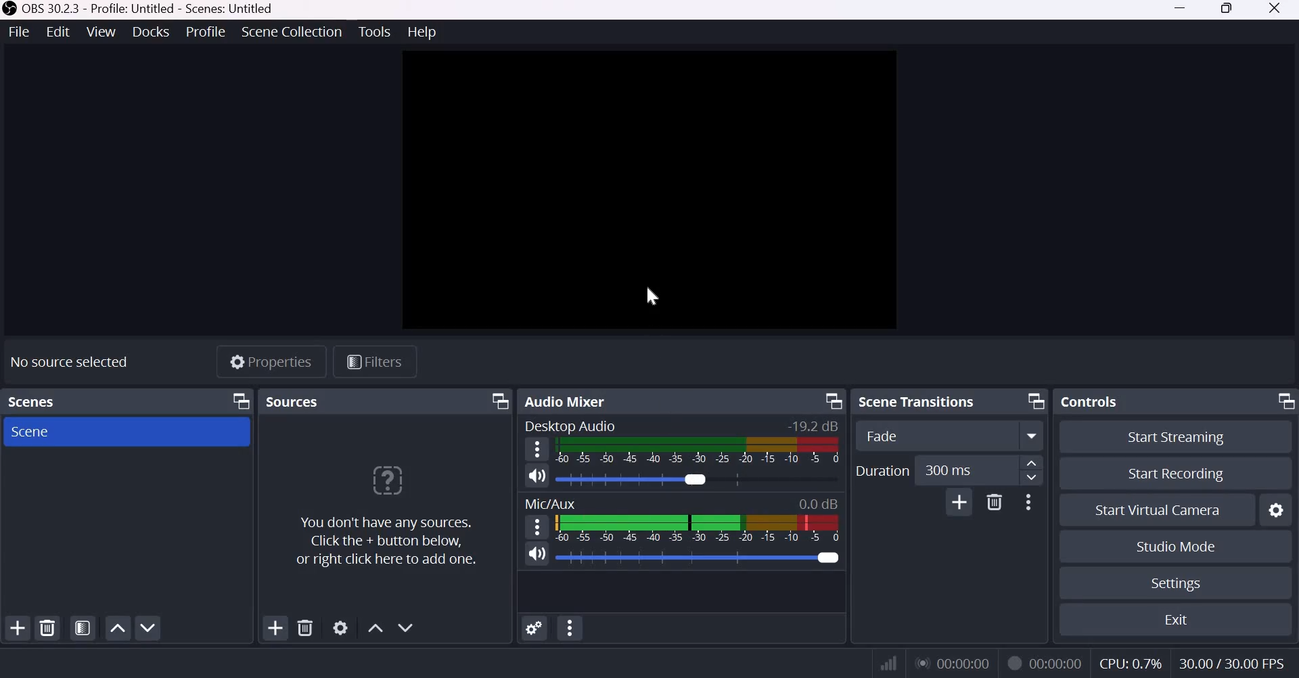 The image size is (1299, 678). Describe the element at coordinates (917, 402) in the screenshot. I see `Scene transitions` at that location.